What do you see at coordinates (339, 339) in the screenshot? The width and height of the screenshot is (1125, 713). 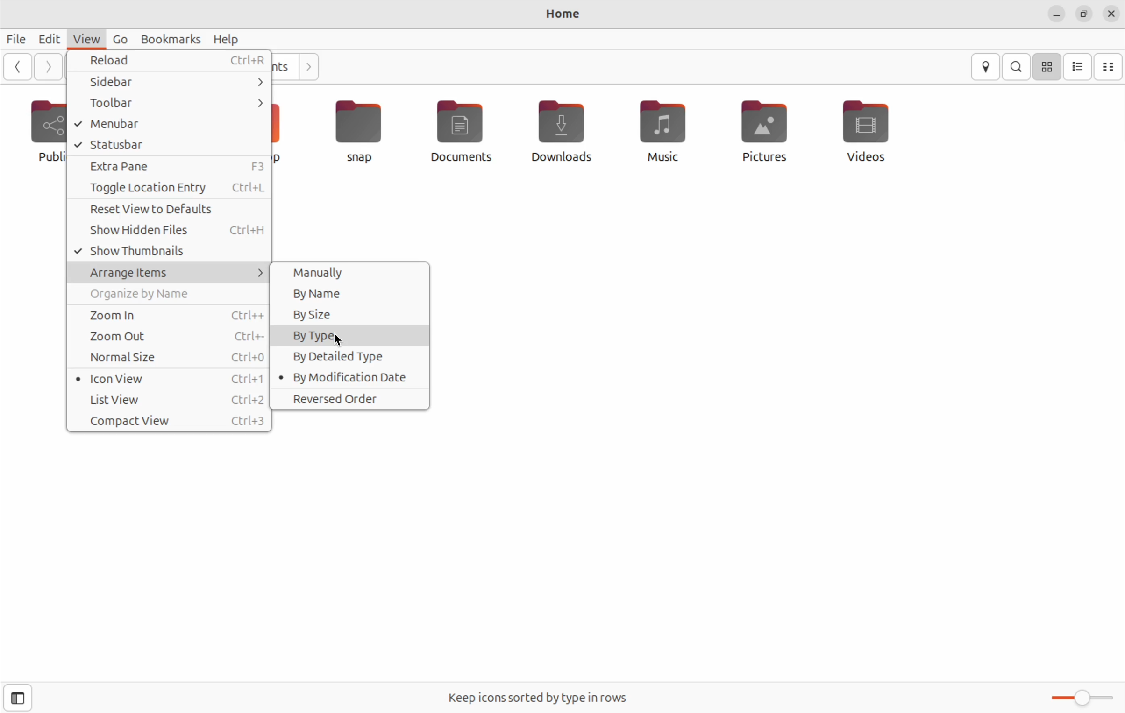 I see `cursor` at bounding box center [339, 339].